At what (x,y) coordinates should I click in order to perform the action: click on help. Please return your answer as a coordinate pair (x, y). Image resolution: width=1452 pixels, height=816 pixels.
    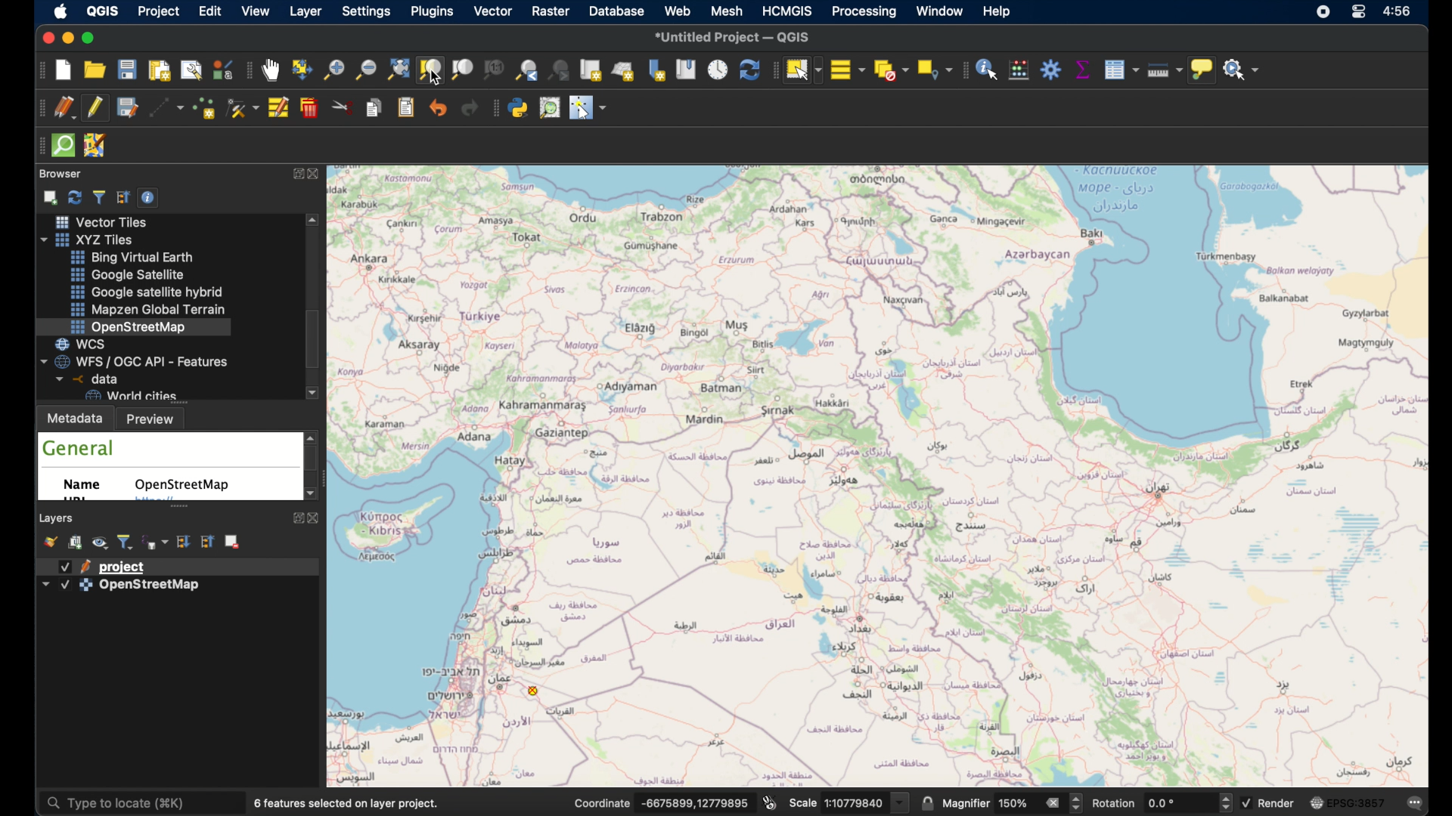
    Looking at the image, I should click on (997, 11).